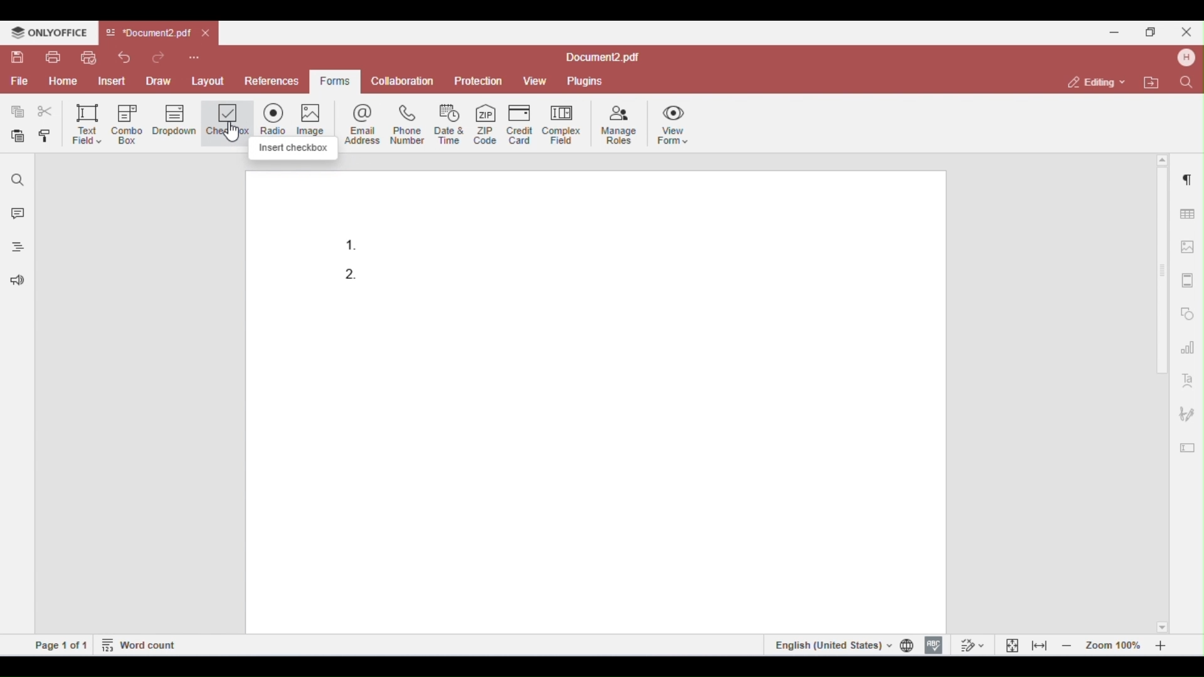  I want to click on find, so click(18, 180).